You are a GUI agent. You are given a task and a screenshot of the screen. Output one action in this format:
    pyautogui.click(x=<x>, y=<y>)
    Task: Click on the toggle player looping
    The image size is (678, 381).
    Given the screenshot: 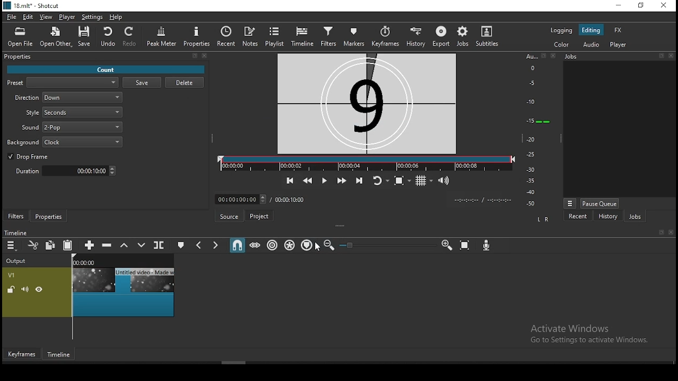 What is the action you would take?
    pyautogui.click(x=378, y=180)
    